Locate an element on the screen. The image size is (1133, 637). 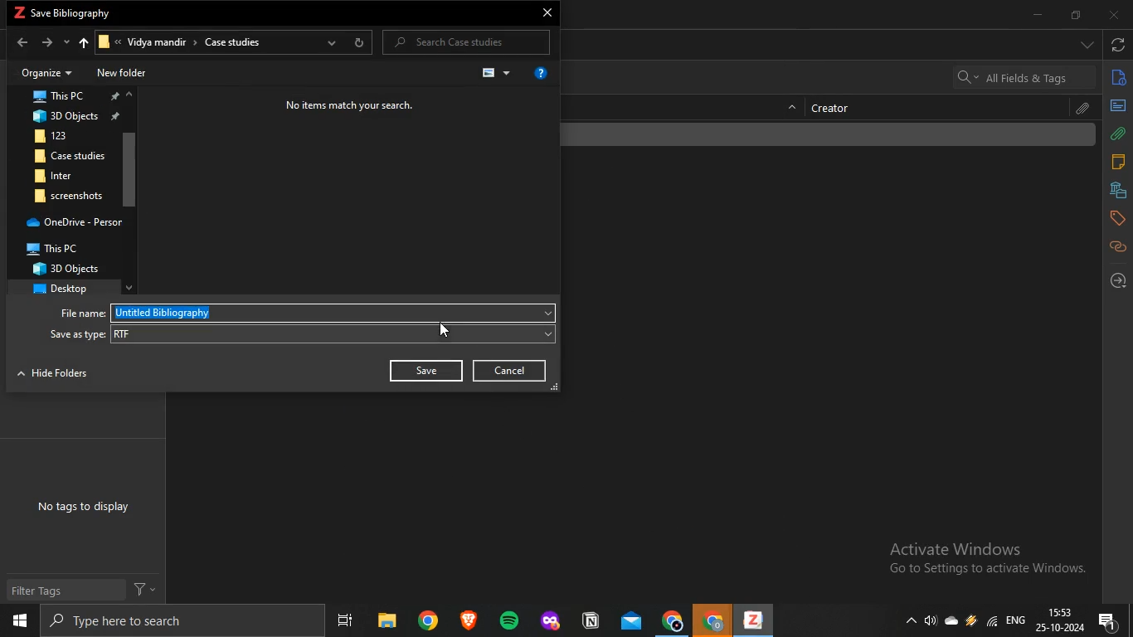
? This PC is located at coordinates (66, 249).